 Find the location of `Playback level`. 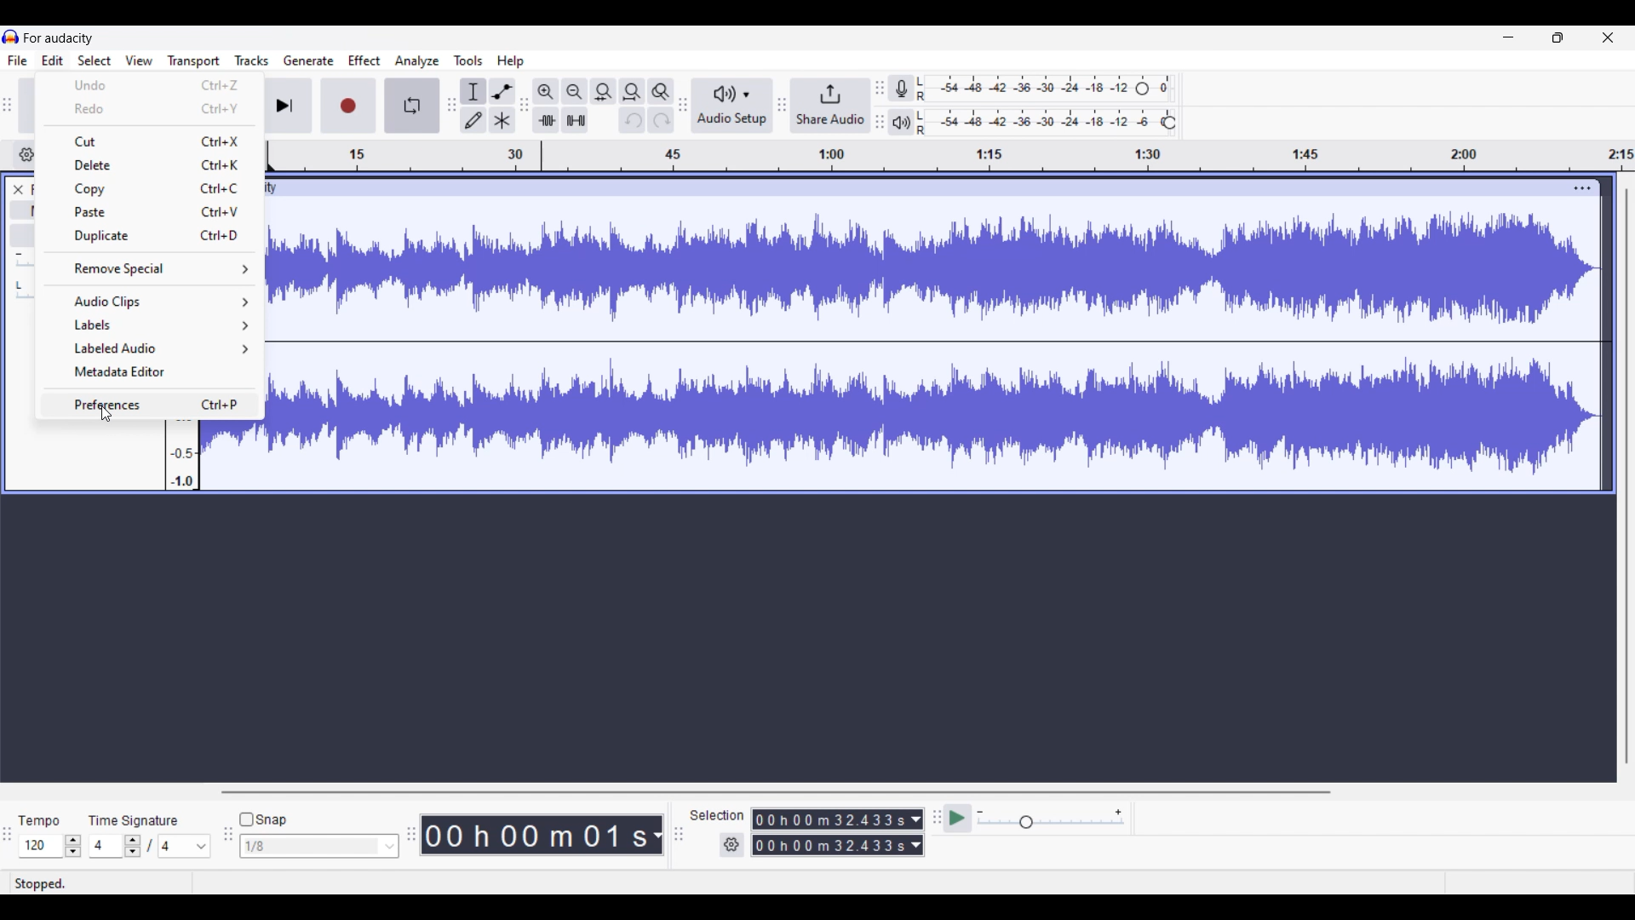

Playback level is located at coordinates (1038, 123).